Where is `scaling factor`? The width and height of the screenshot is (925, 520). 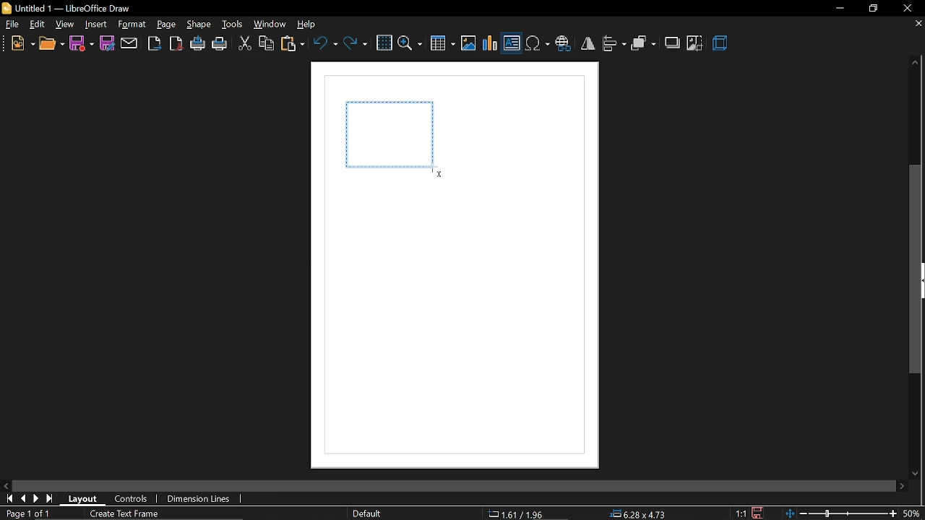
scaling factor is located at coordinates (741, 513).